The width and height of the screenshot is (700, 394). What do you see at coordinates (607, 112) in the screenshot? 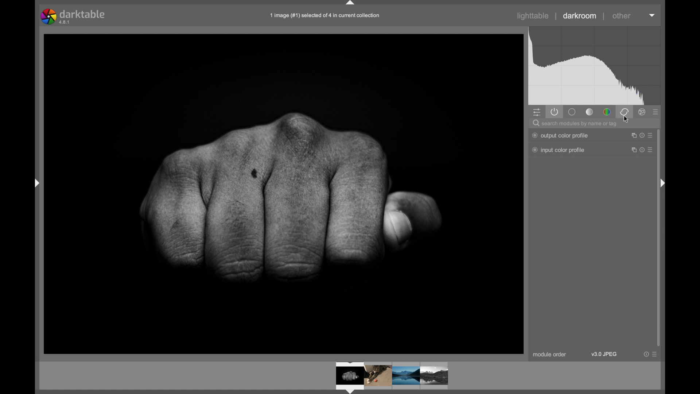
I see `color` at bounding box center [607, 112].